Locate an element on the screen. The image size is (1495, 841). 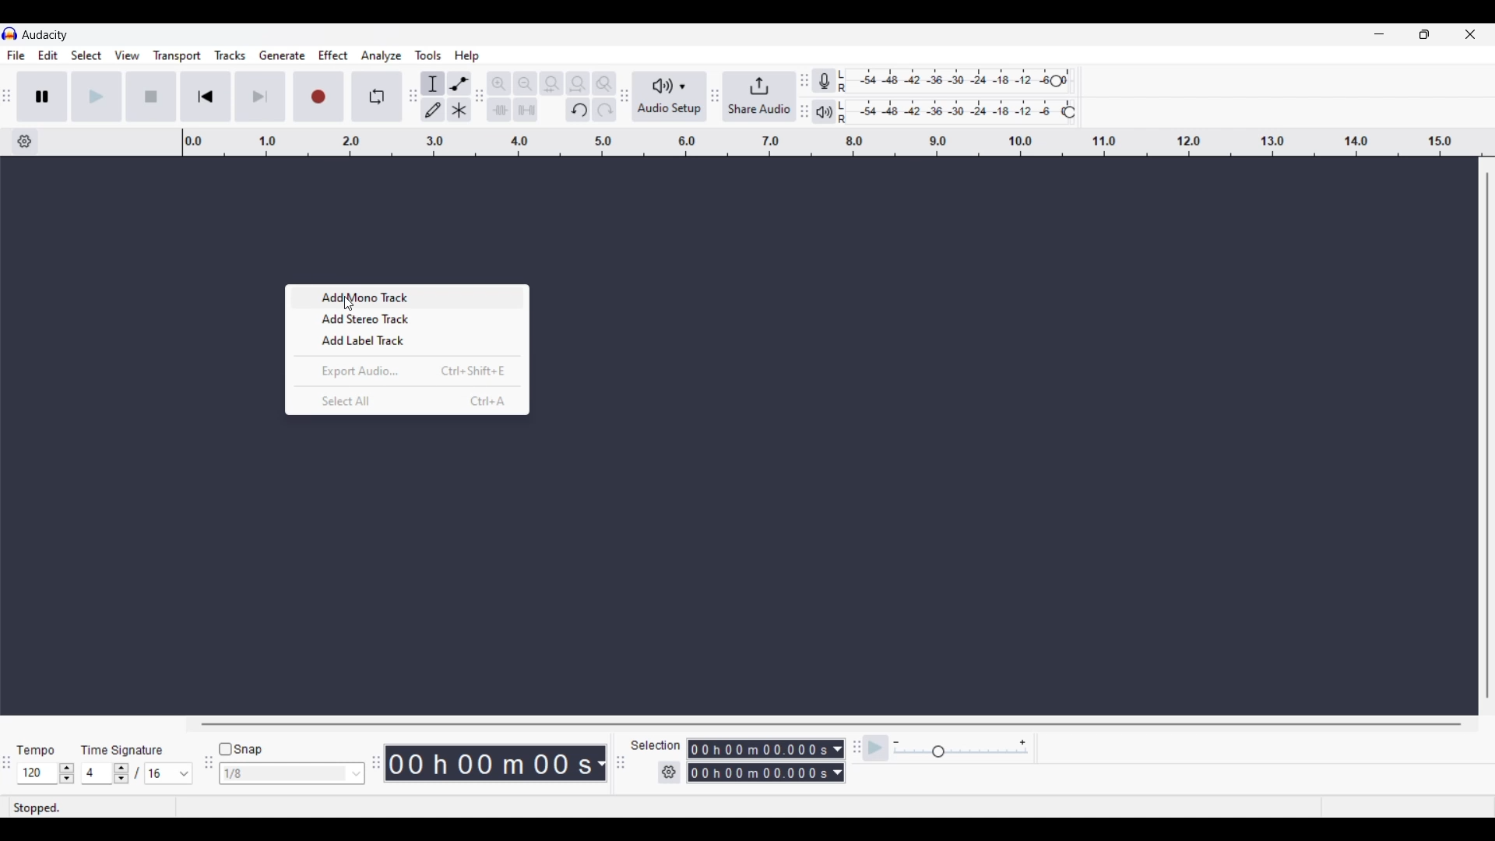
Increase playback speed to maximum  is located at coordinates (1023, 743).